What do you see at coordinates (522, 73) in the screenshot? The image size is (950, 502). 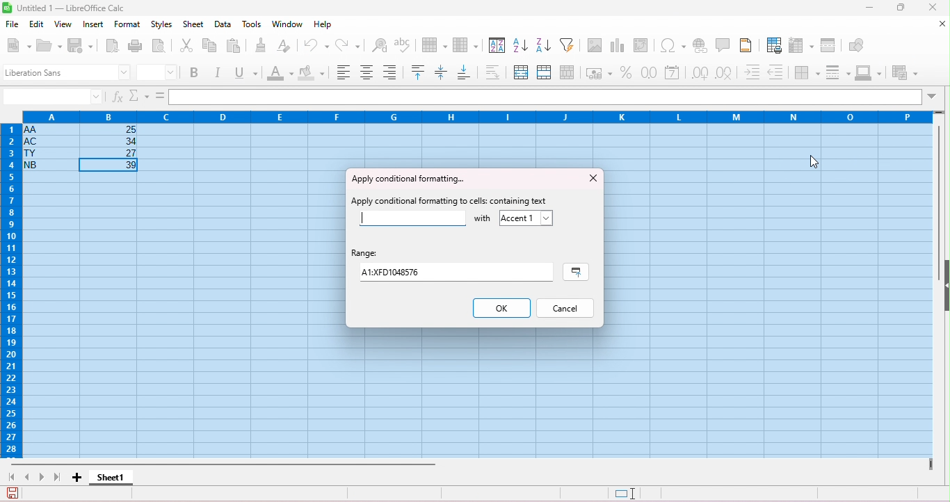 I see `merge and center` at bounding box center [522, 73].